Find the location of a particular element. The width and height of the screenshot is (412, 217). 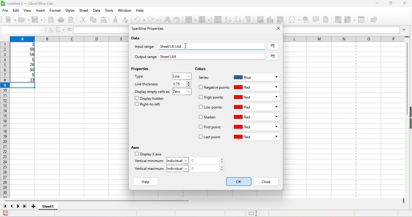

0.75 is located at coordinates (181, 84).